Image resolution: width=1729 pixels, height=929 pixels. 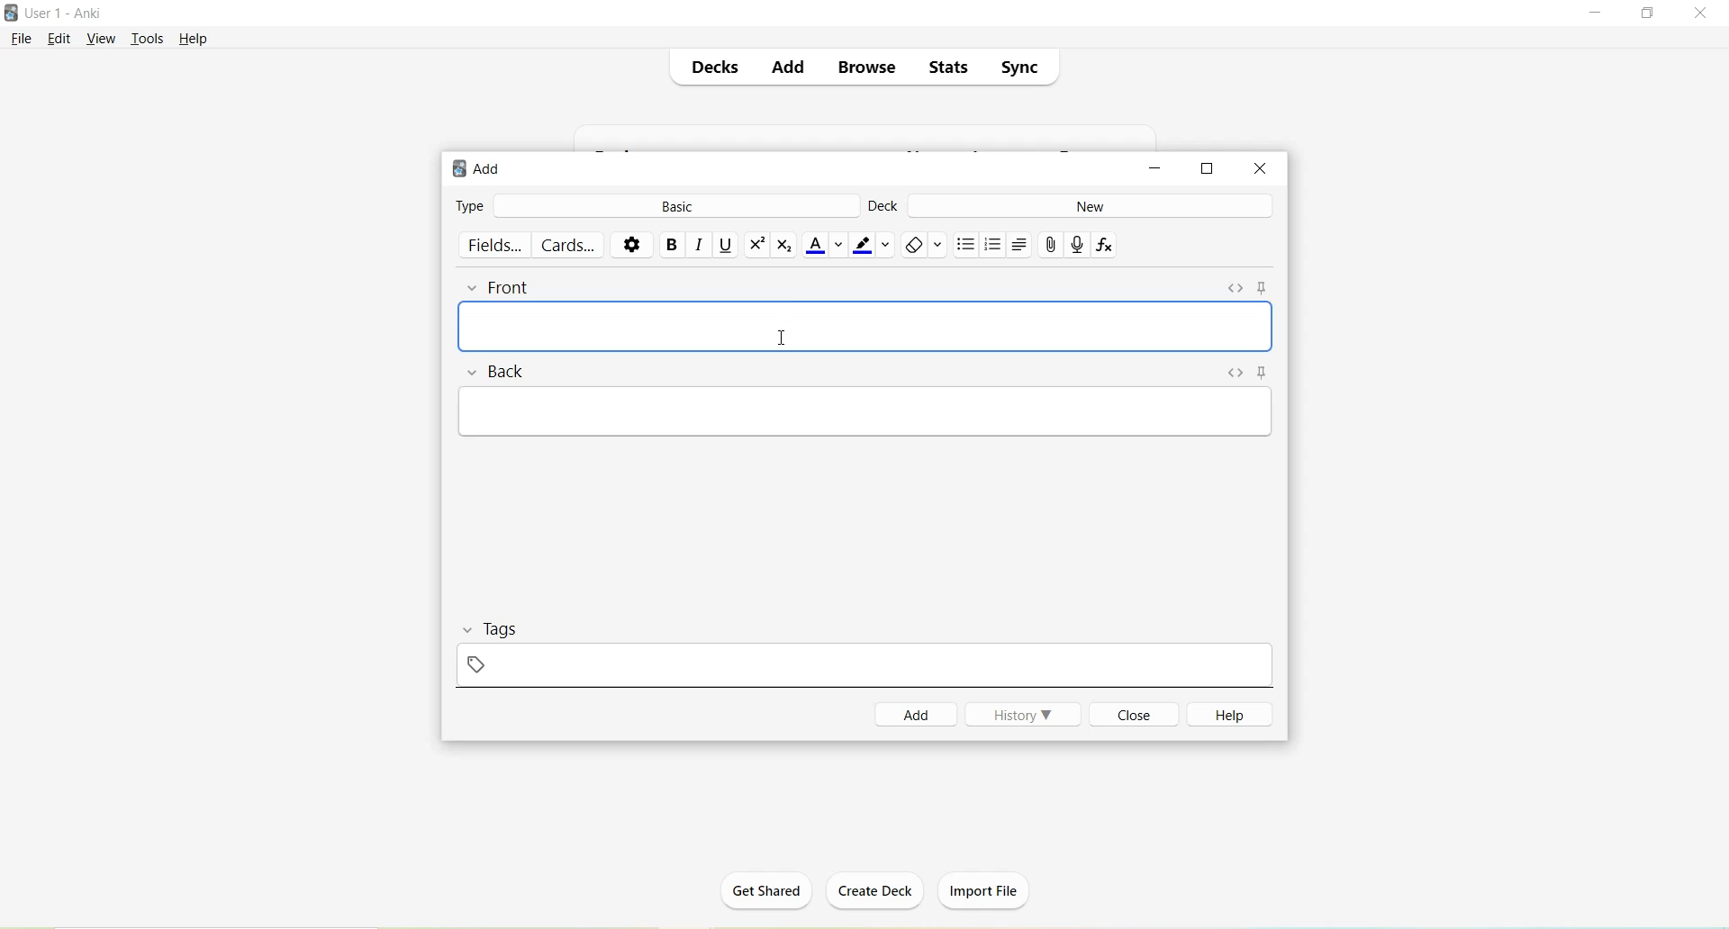 What do you see at coordinates (64, 40) in the screenshot?
I see `Edit` at bounding box center [64, 40].